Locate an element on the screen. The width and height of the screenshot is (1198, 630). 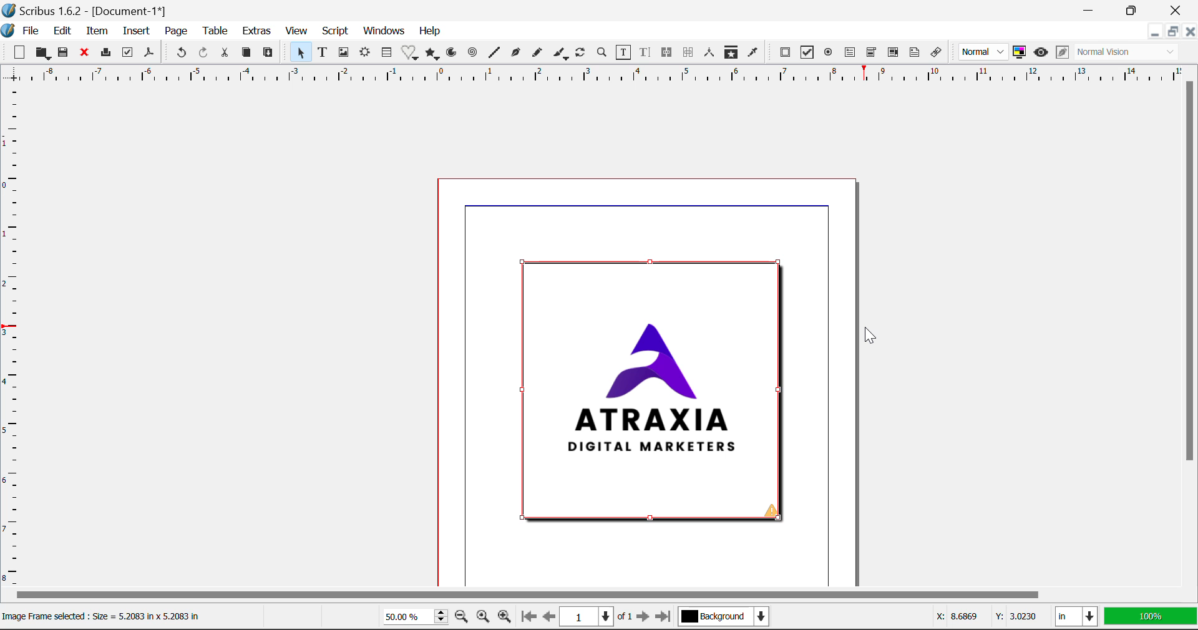
Minimize is located at coordinates (1172, 31).